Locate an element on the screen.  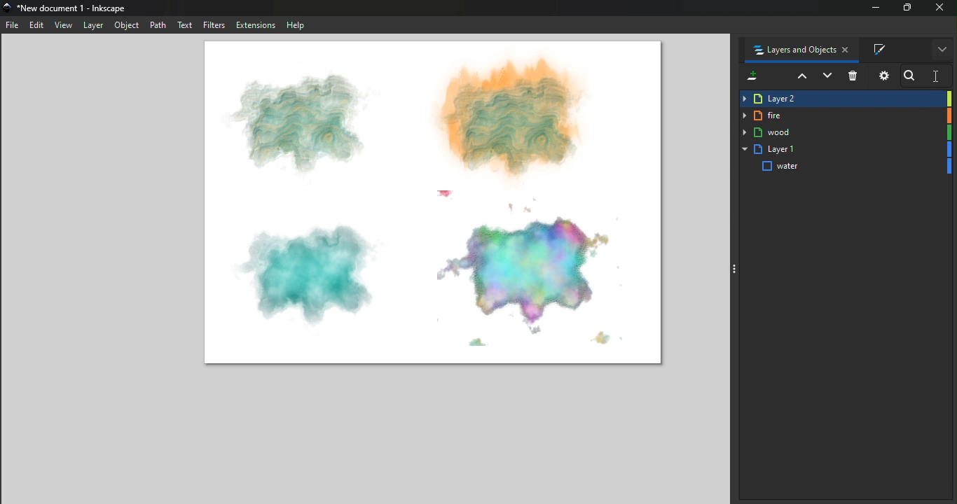
Raise selection on step is located at coordinates (799, 76).